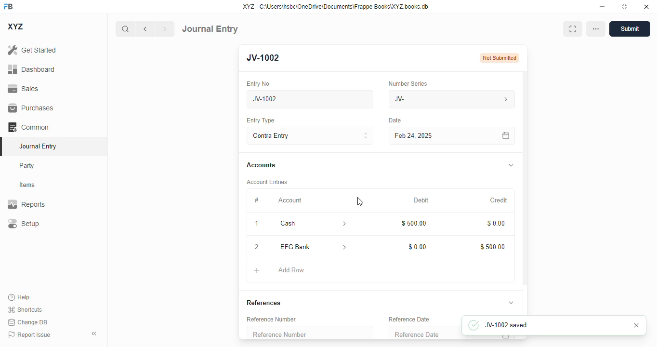 This screenshot has width=657, height=347. I want to click on $500.00, so click(493, 247).